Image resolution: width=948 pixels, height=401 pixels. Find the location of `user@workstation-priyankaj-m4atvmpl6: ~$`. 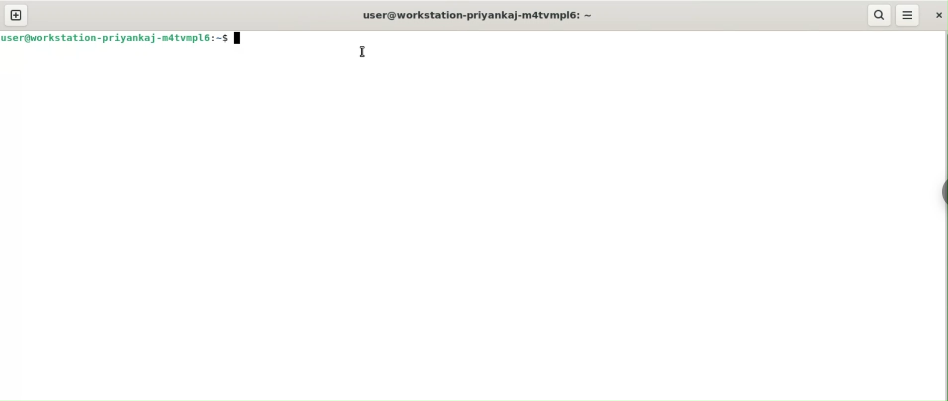

user@workstation-priyankaj-m4atvmpl6: ~$ is located at coordinates (120, 37).